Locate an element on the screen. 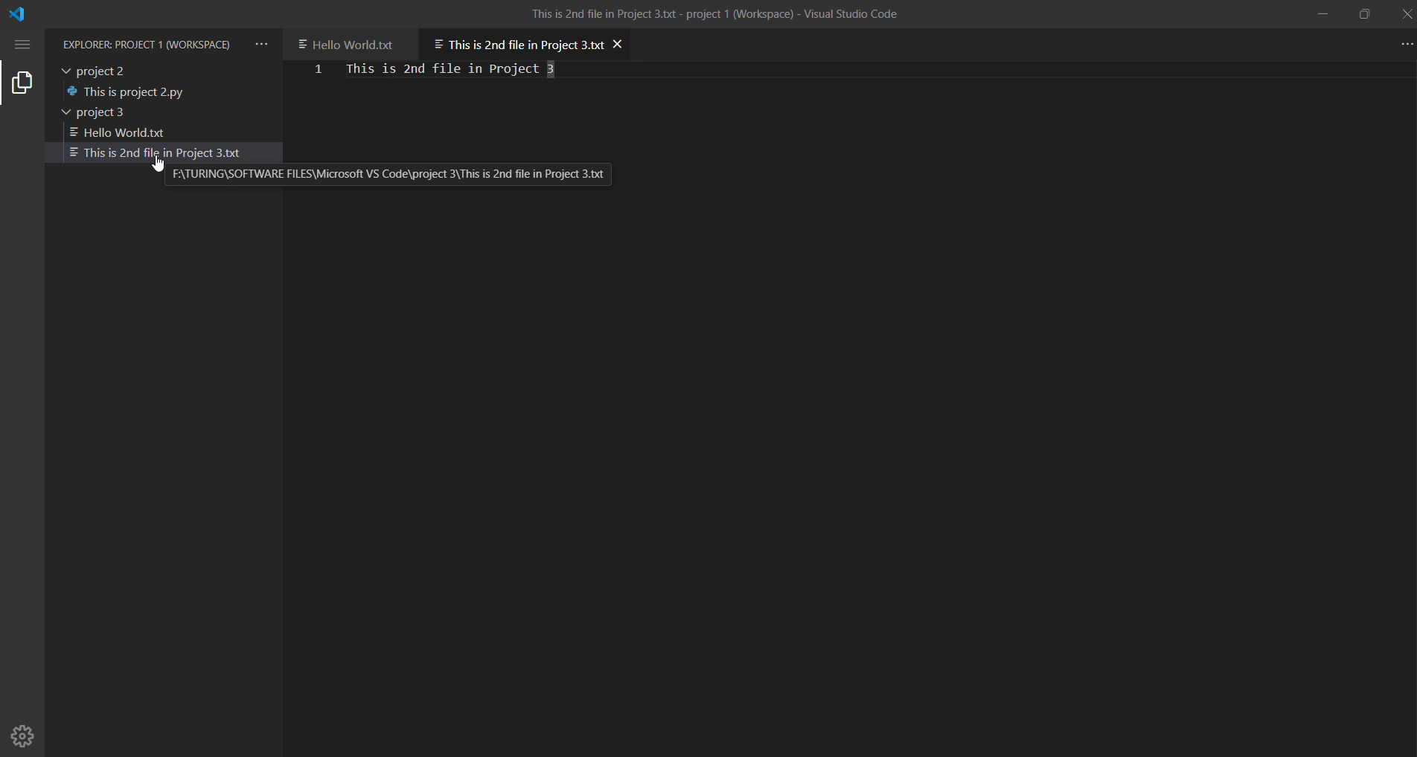 Image resolution: width=1417 pixels, height=757 pixels. explorer tab is located at coordinates (22, 82).